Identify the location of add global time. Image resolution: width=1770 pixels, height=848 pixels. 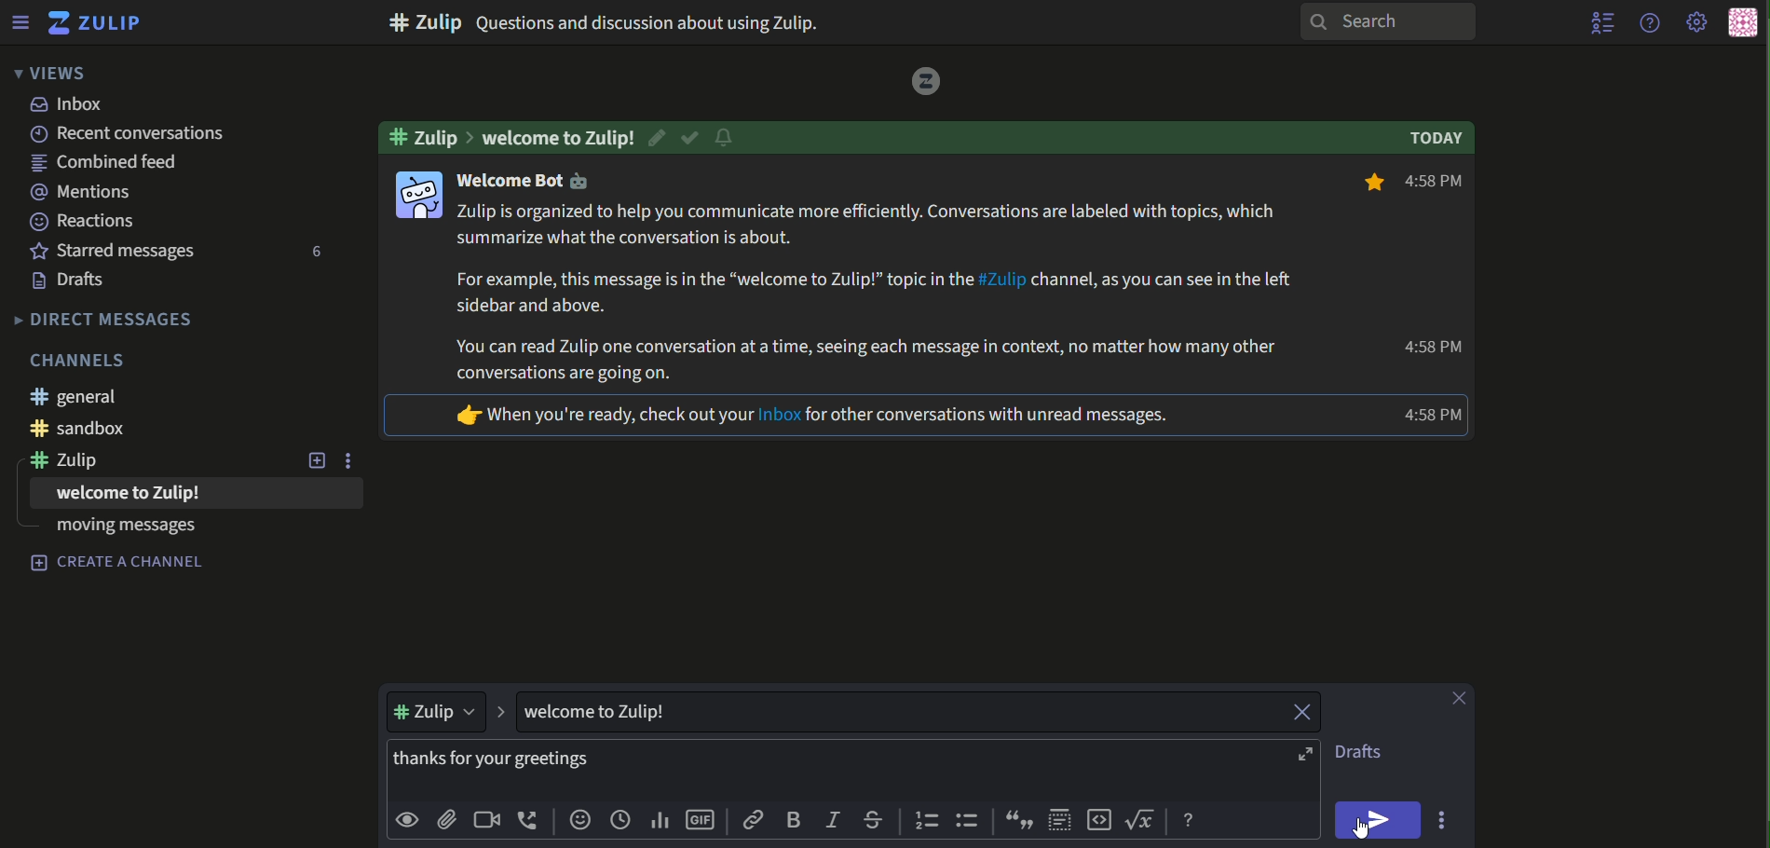
(620, 821).